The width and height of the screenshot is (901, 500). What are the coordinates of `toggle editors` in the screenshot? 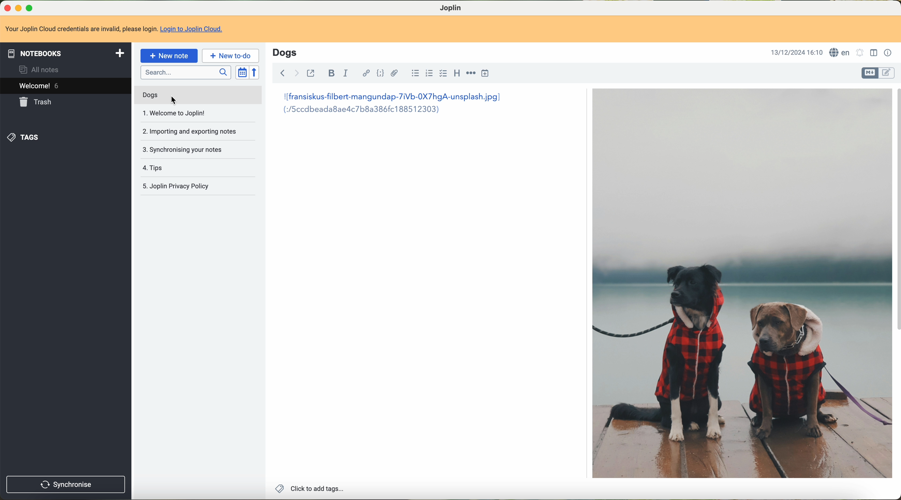 It's located at (887, 73).